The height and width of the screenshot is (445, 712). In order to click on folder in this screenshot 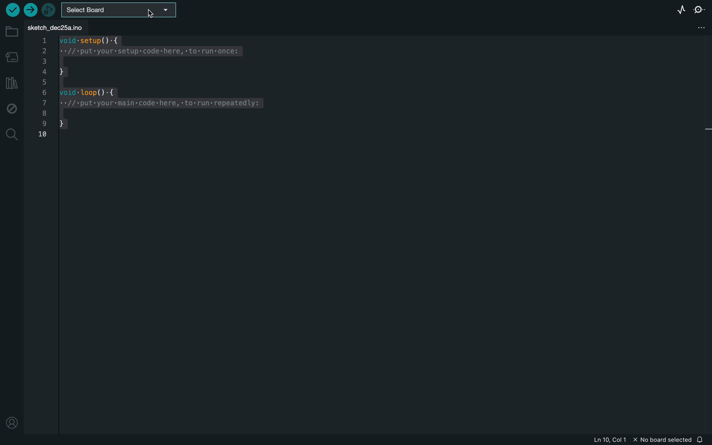, I will do `click(12, 32)`.